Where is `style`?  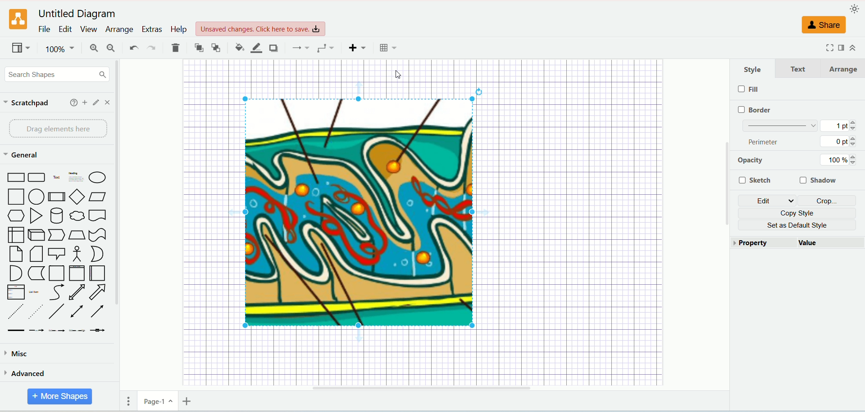
style is located at coordinates (753, 68).